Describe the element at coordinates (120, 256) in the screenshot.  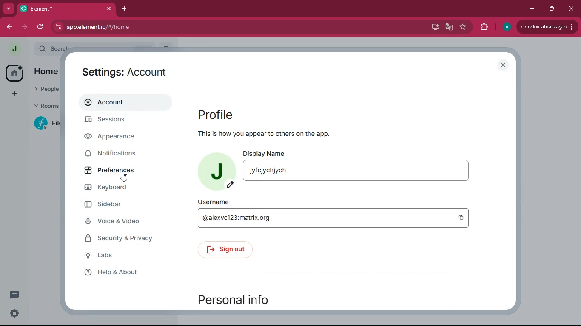
I see `labs` at that location.